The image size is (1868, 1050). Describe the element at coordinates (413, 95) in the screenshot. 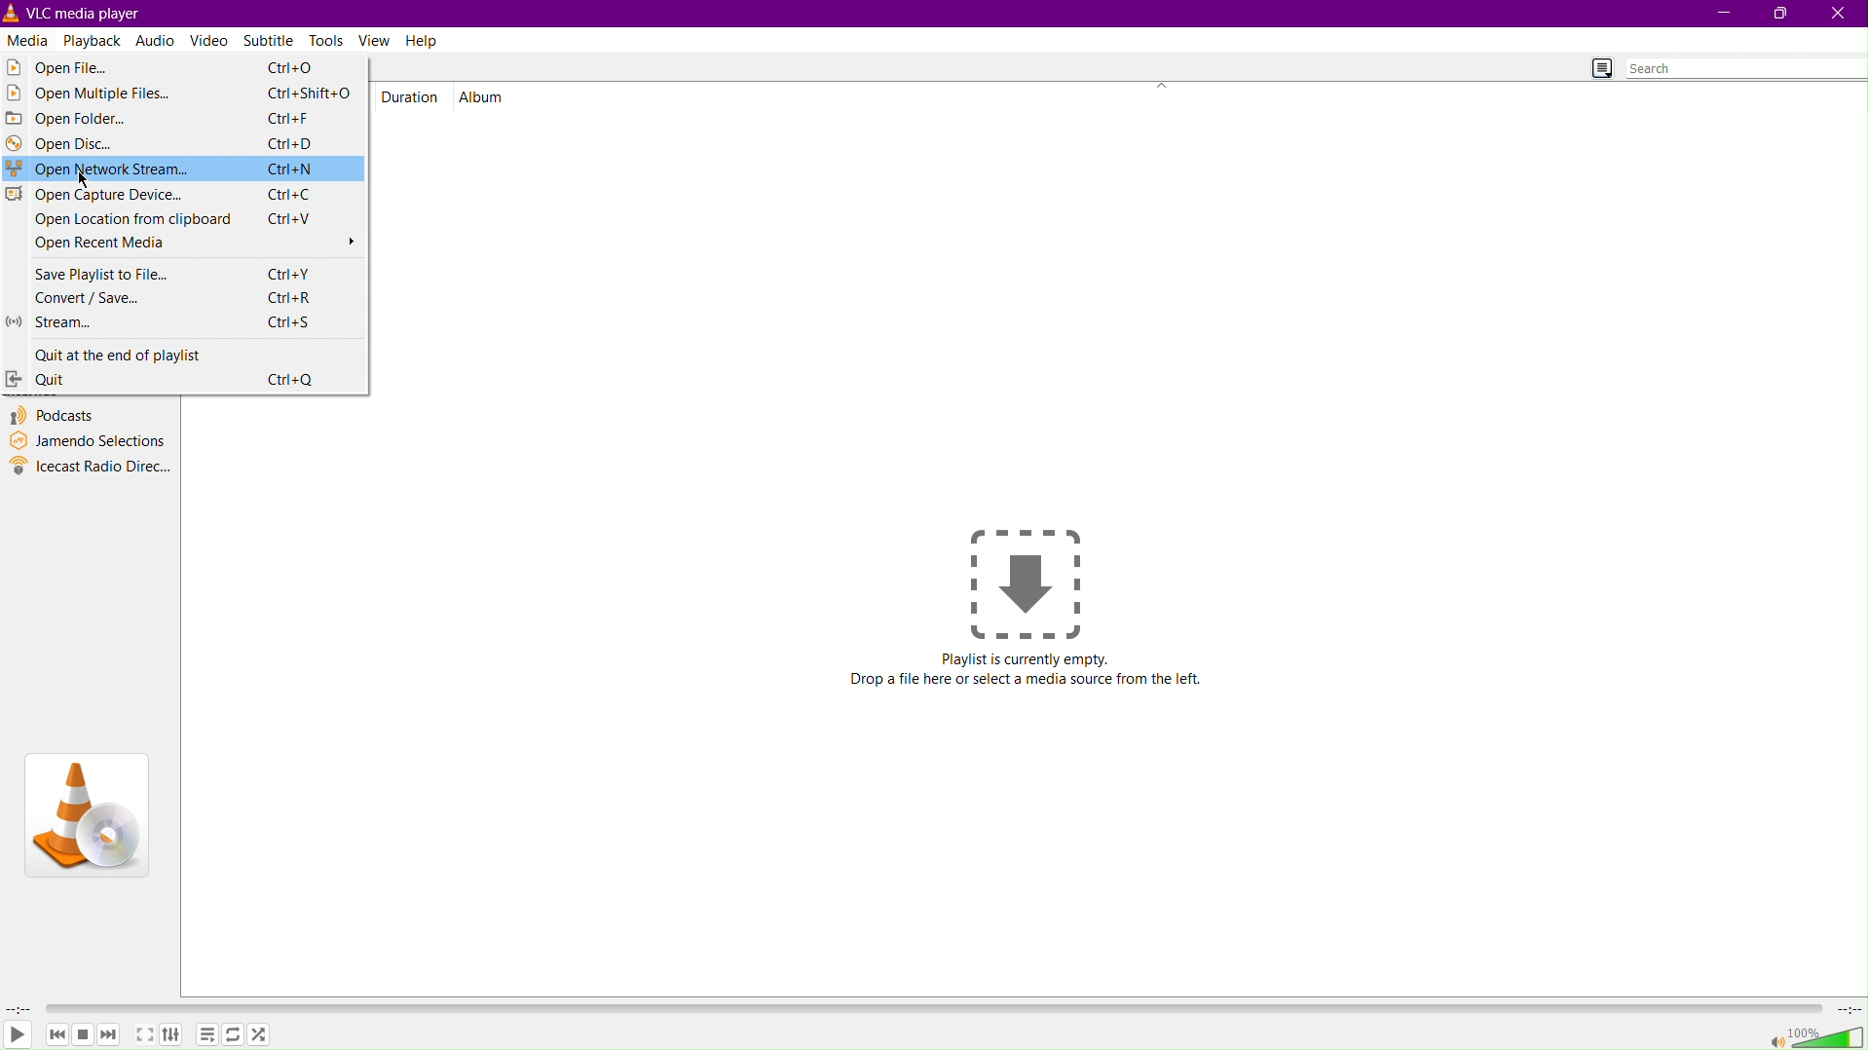

I see `Duration` at that location.